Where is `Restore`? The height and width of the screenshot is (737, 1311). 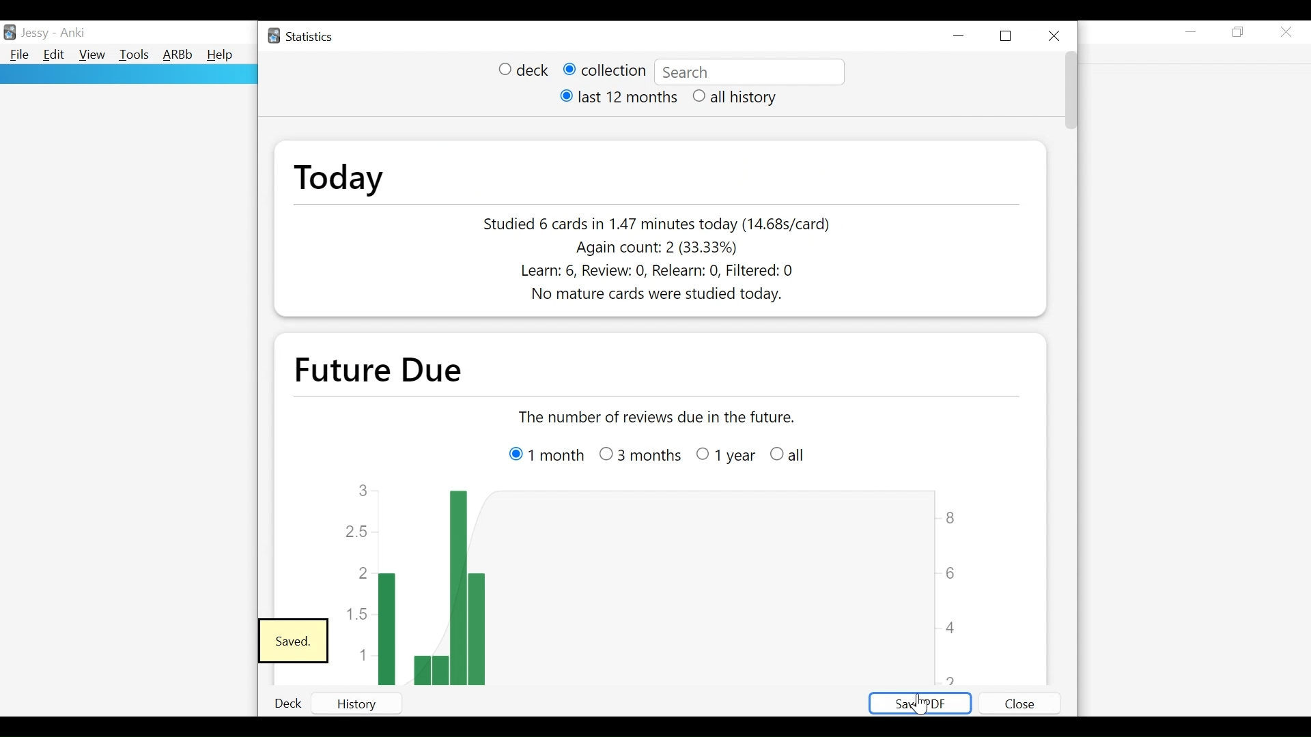
Restore is located at coordinates (1240, 33).